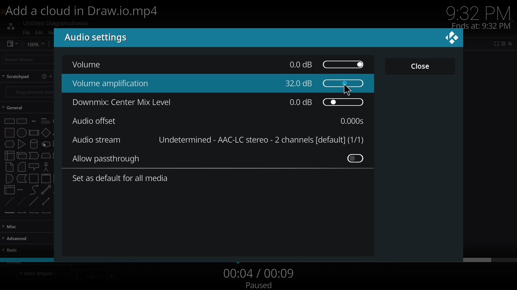 Image resolution: width=517 pixels, height=290 pixels. Describe the element at coordinates (481, 26) in the screenshot. I see `Ends at: 9:32 PM` at that location.